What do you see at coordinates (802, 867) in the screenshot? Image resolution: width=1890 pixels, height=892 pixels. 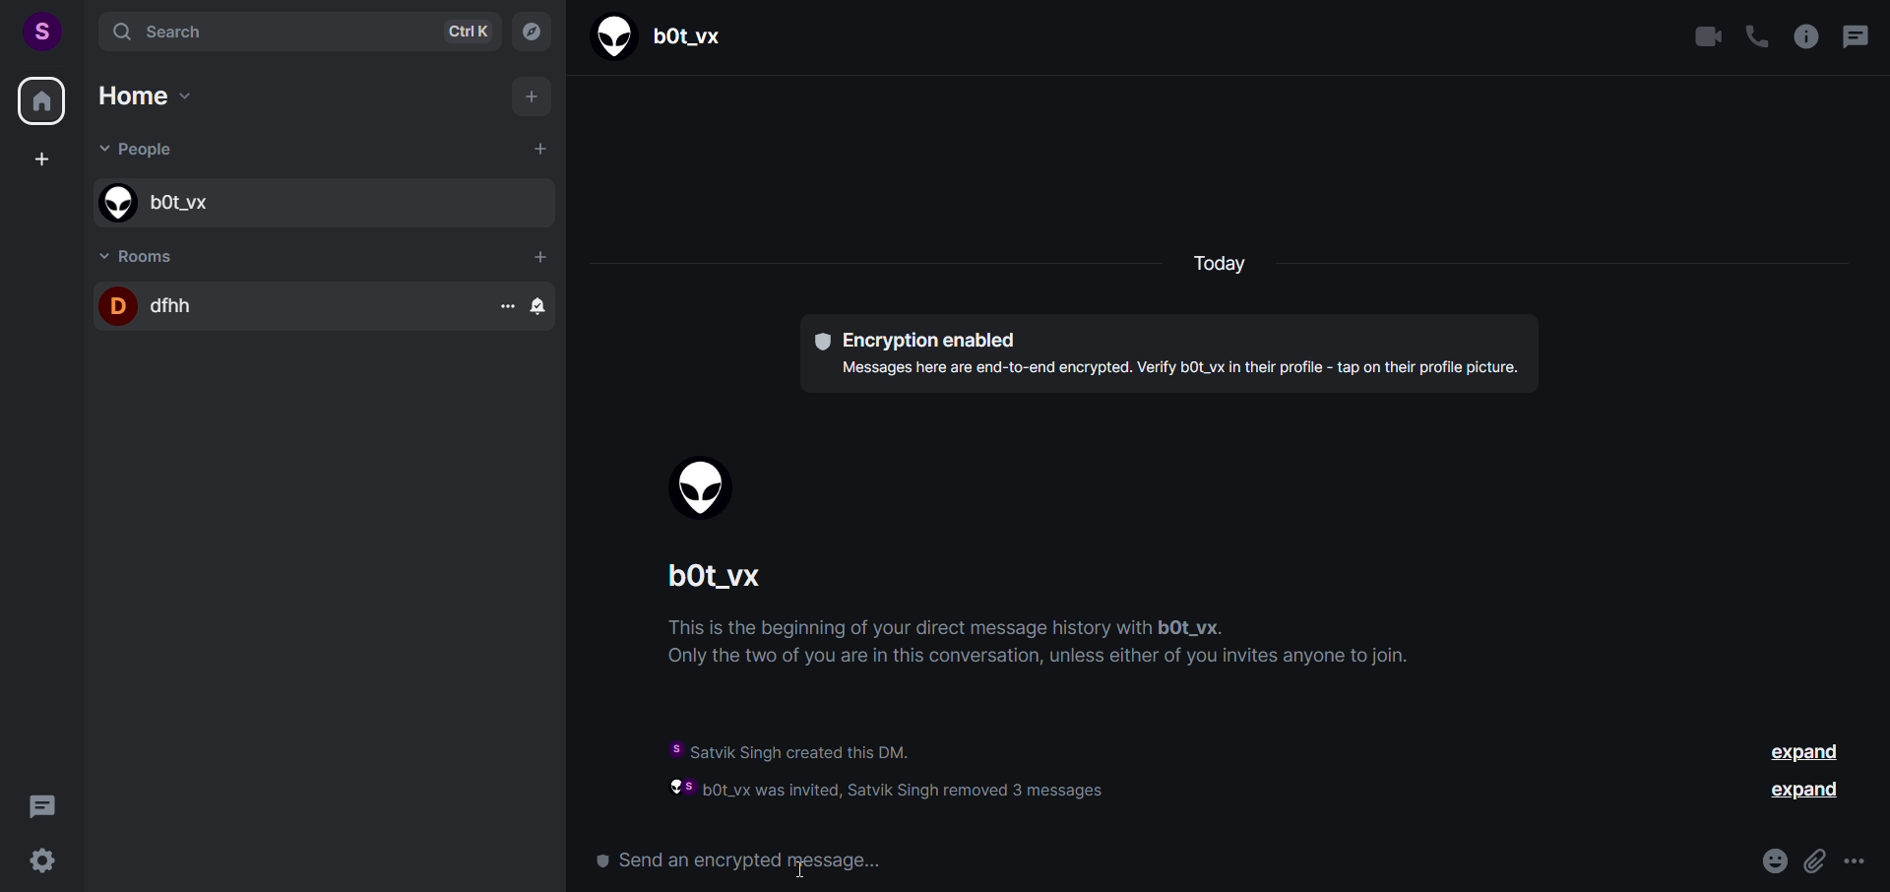 I see `cursor` at bounding box center [802, 867].